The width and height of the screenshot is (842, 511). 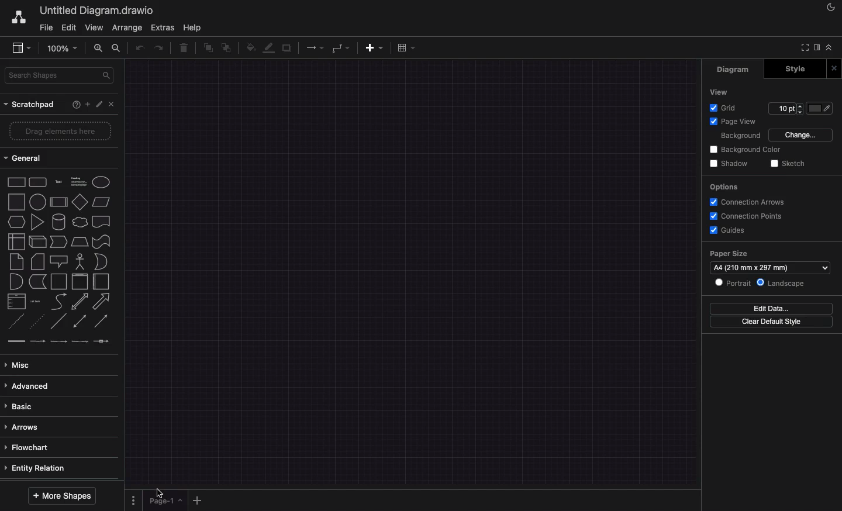 What do you see at coordinates (208, 48) in the screenshot?
I see `to front` at bounding box center [208, 48].